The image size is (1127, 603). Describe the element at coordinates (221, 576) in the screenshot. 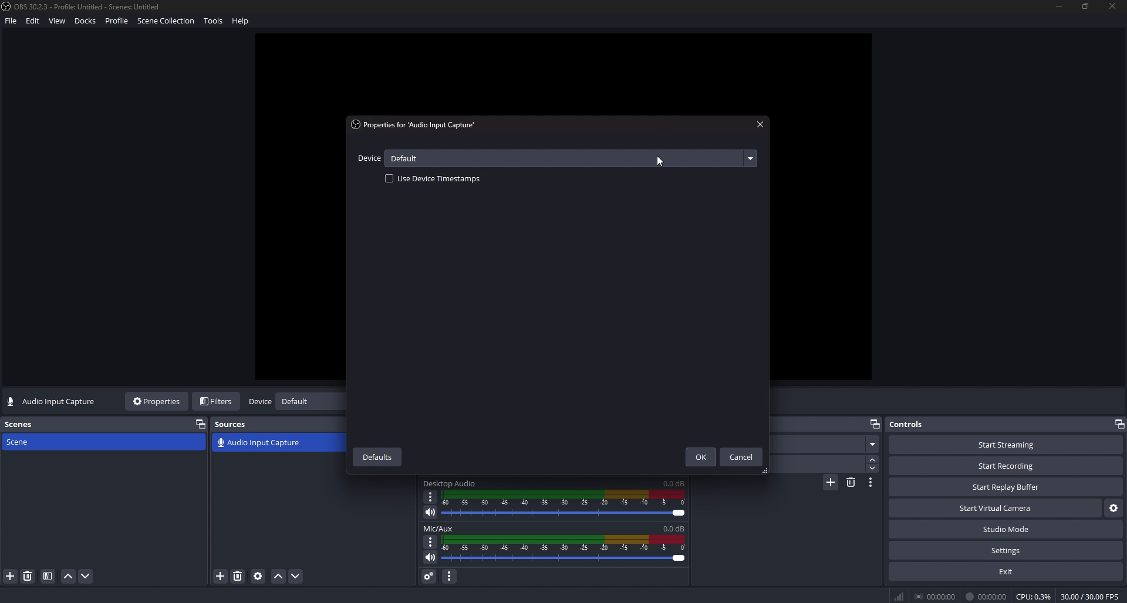

I see `add source` at that location.